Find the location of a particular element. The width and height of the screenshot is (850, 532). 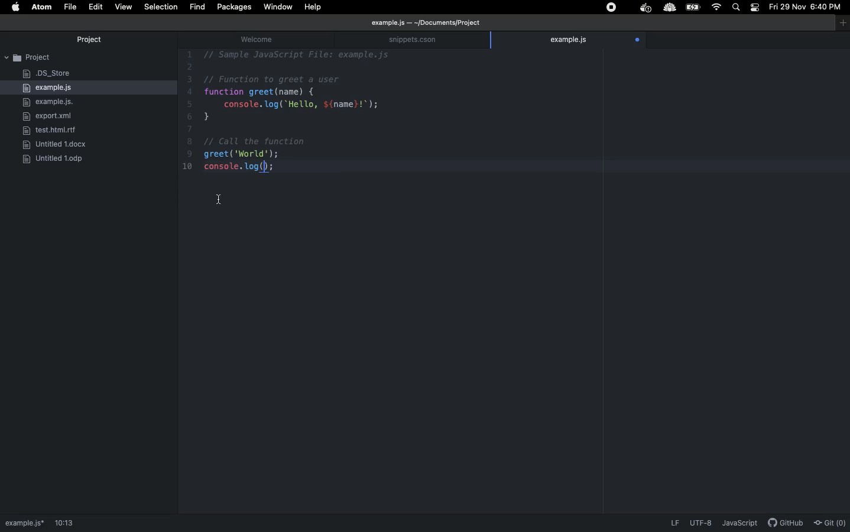

Date is located at coordinates (787, 7).